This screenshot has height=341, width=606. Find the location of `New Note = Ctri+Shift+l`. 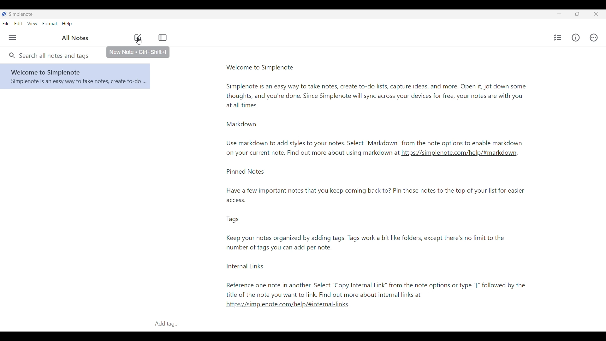

New Note = Ctri+Shift+l is located at coordinates (138, 52).